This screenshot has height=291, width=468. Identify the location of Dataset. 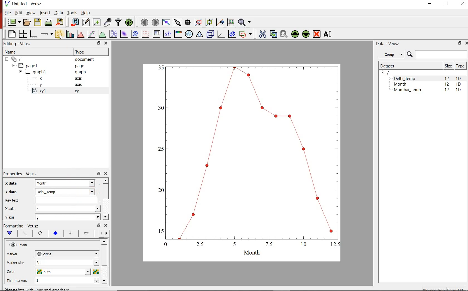
(409, 66).